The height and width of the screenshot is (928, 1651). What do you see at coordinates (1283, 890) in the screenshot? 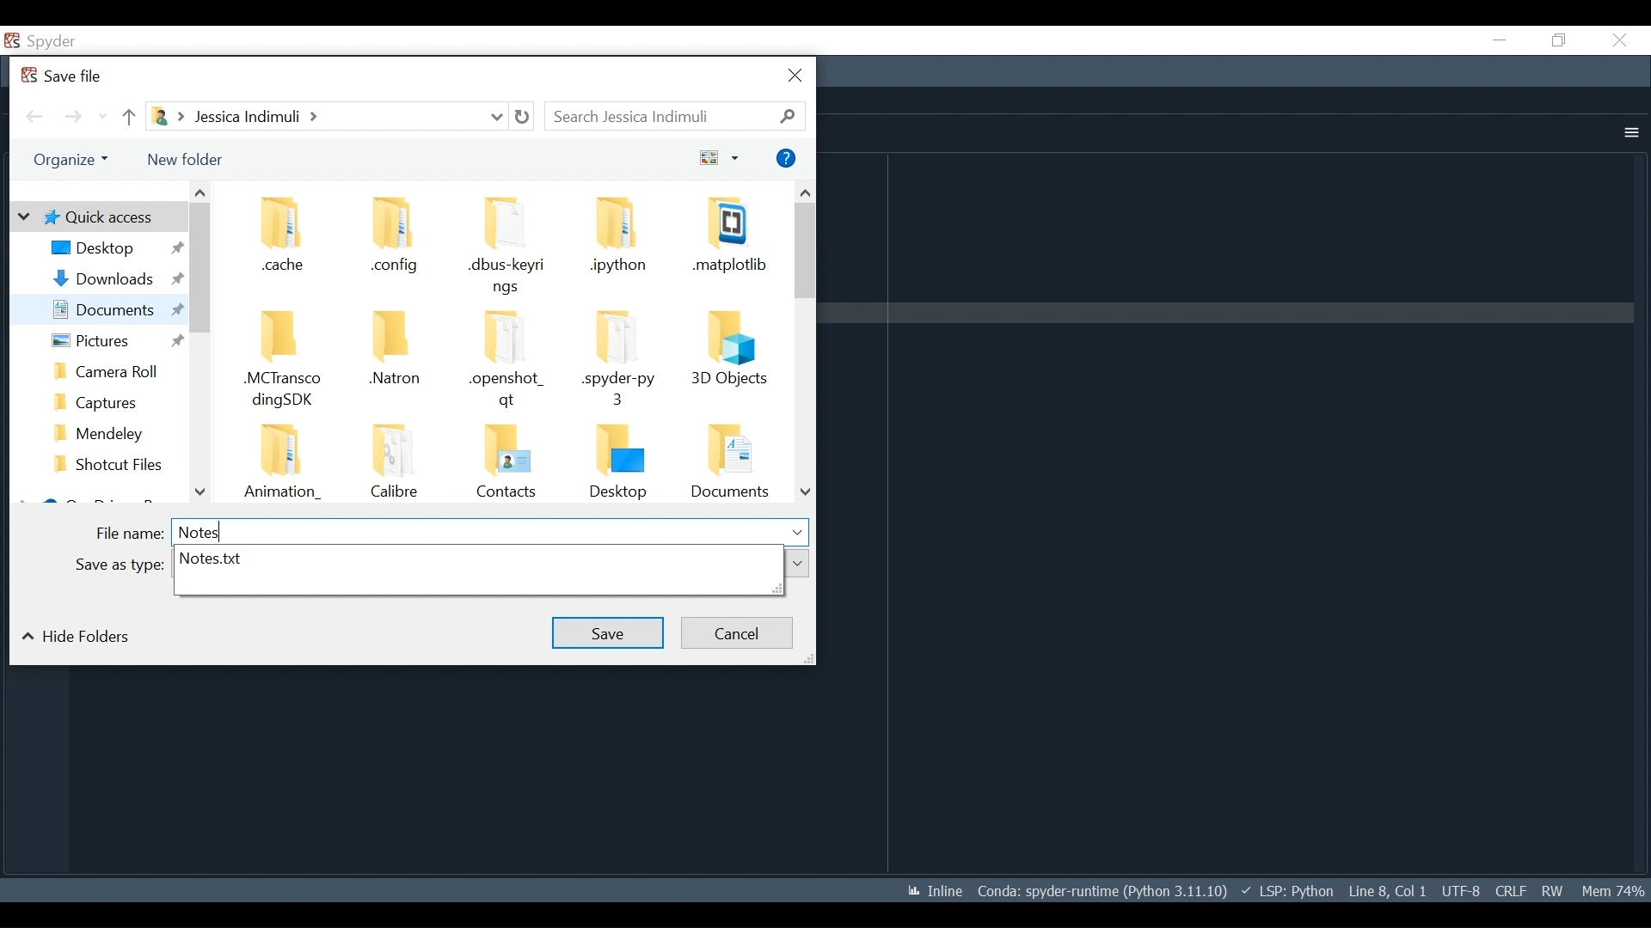
I see `Language` at bounding box center [1283, 890].